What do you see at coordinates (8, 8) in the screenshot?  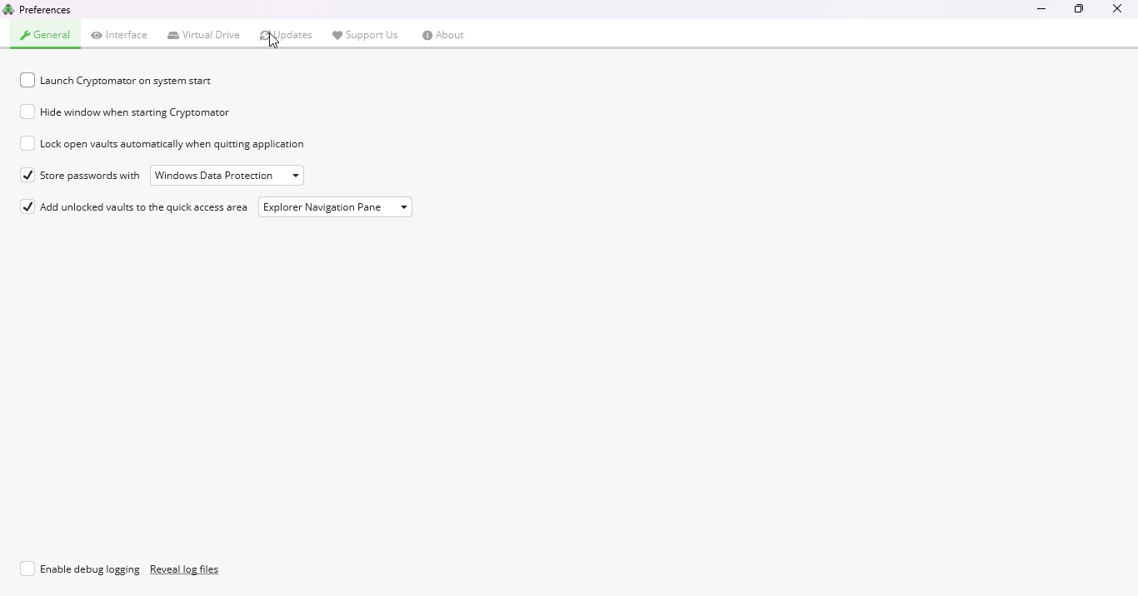 I see `logo` at bounding box center [8, 8].